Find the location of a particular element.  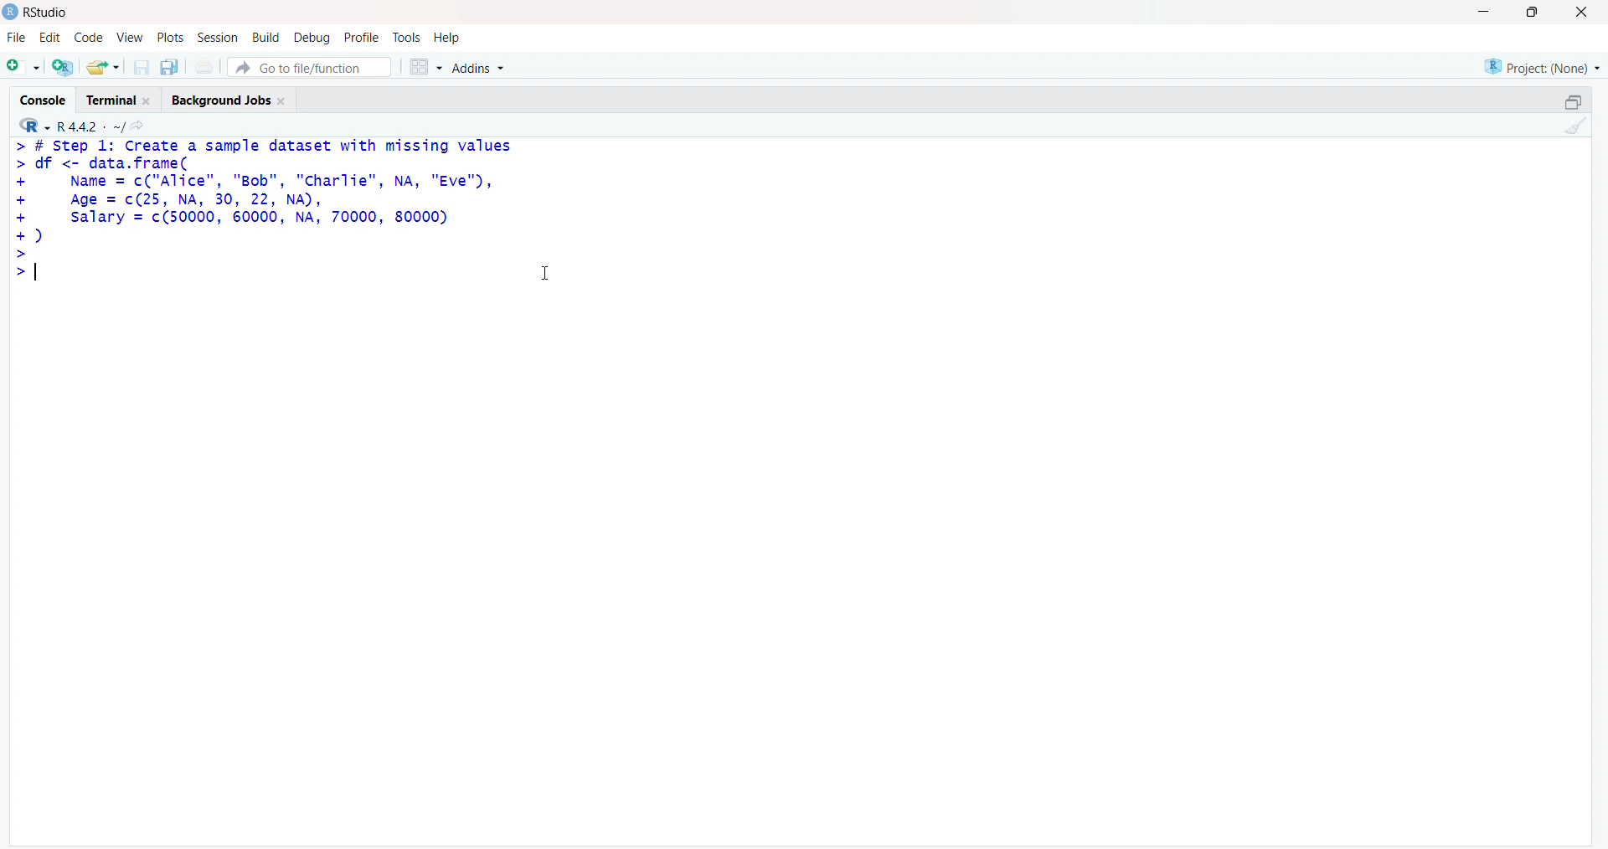

Session is located at coordinates (218, 39).